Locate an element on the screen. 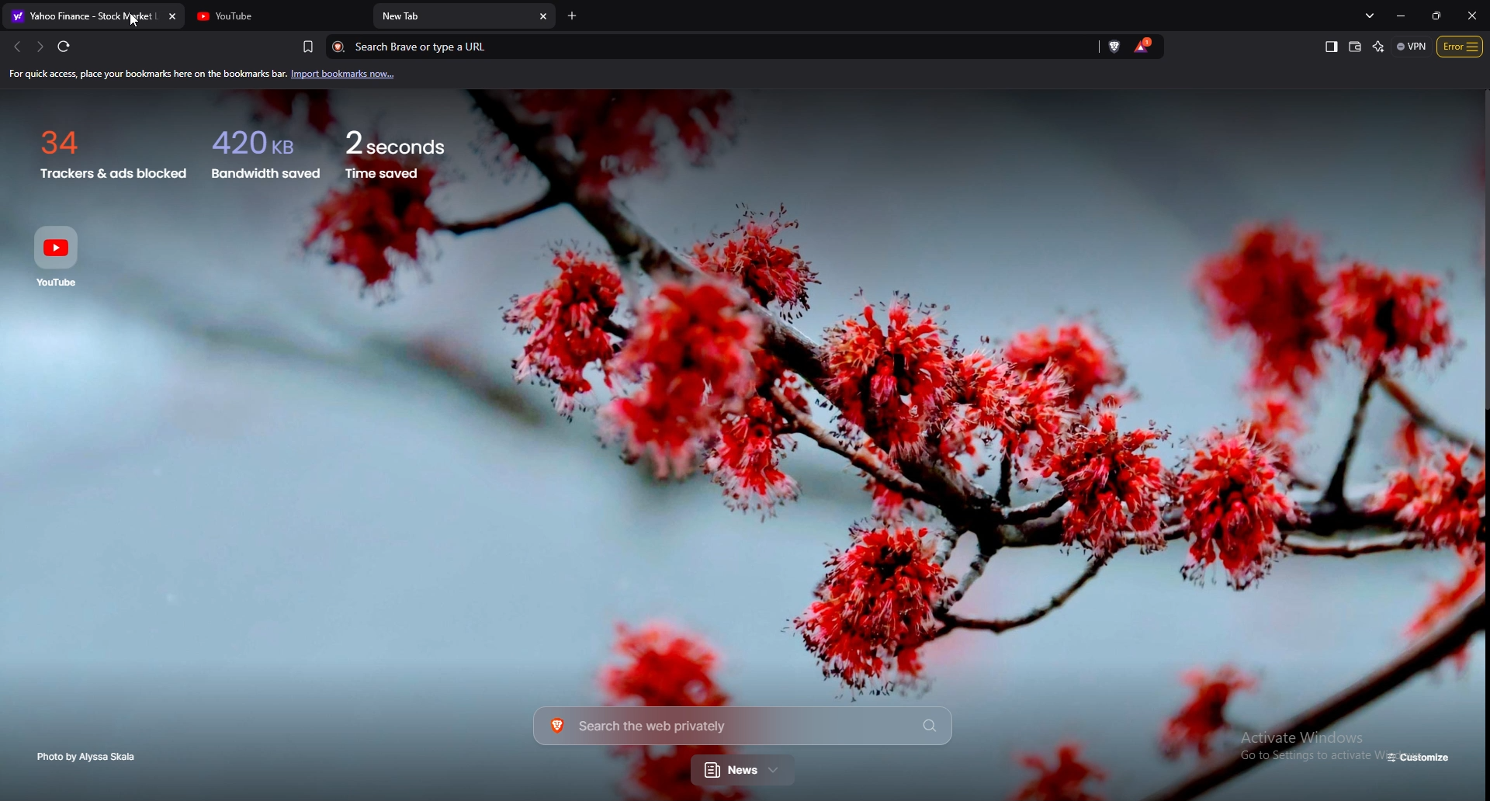 This screenshot has height=801, width=1490. add tab is located at coordinates (573, 16).